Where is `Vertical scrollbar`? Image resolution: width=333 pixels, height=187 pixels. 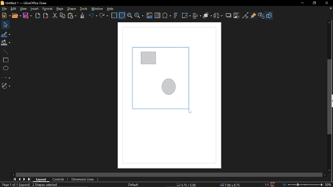 Vertical scrollbar is located at coordinates (330, 97).